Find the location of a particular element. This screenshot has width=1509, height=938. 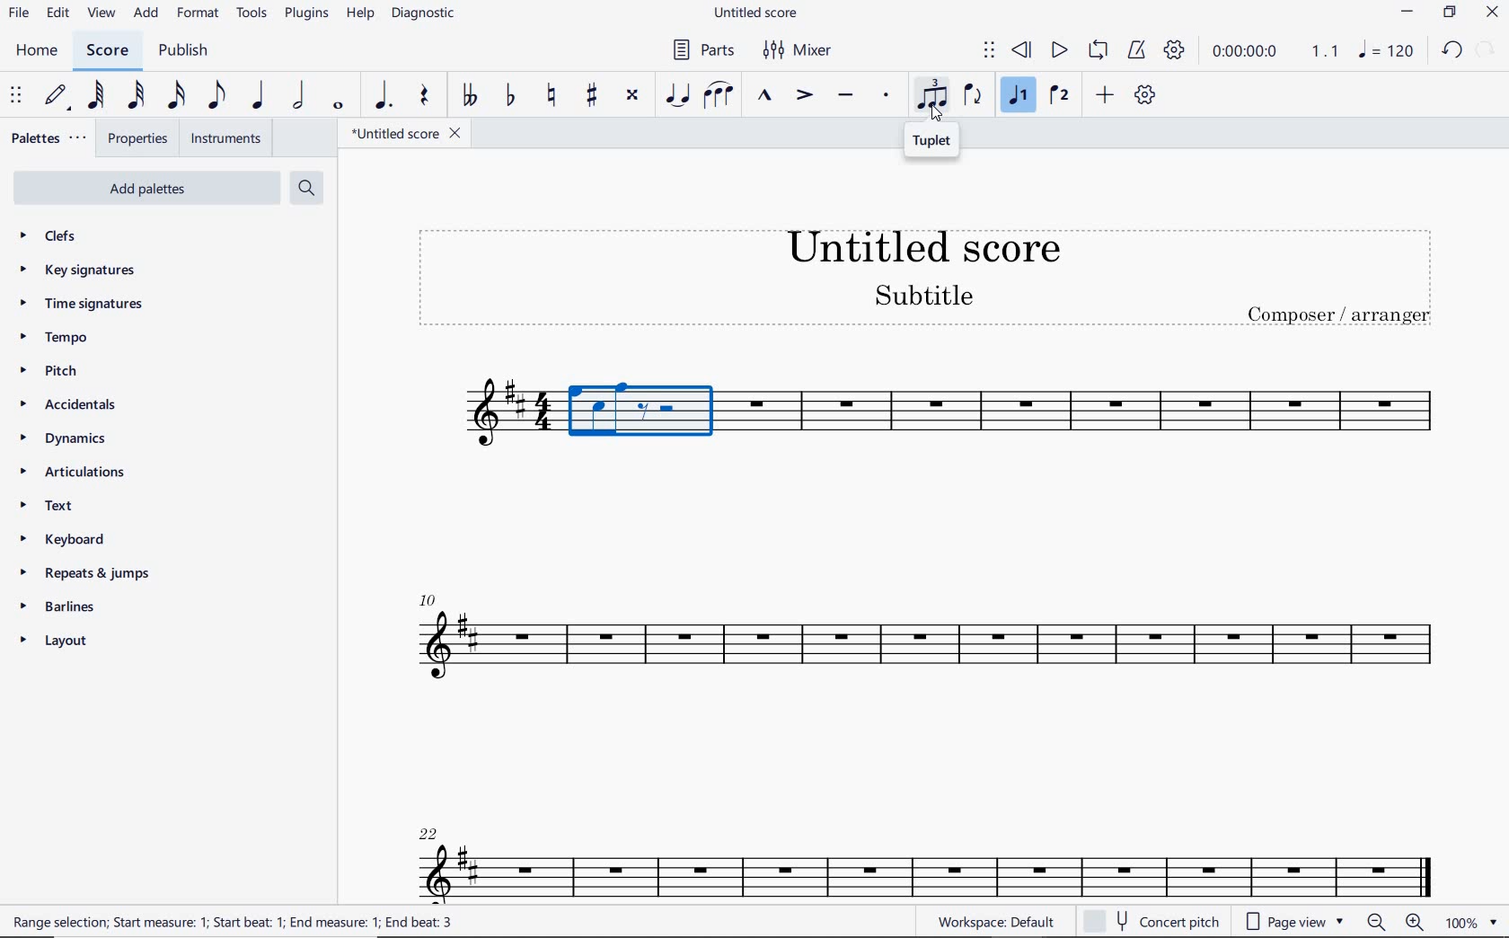

REWIND is located at coordinates (1025, 49).